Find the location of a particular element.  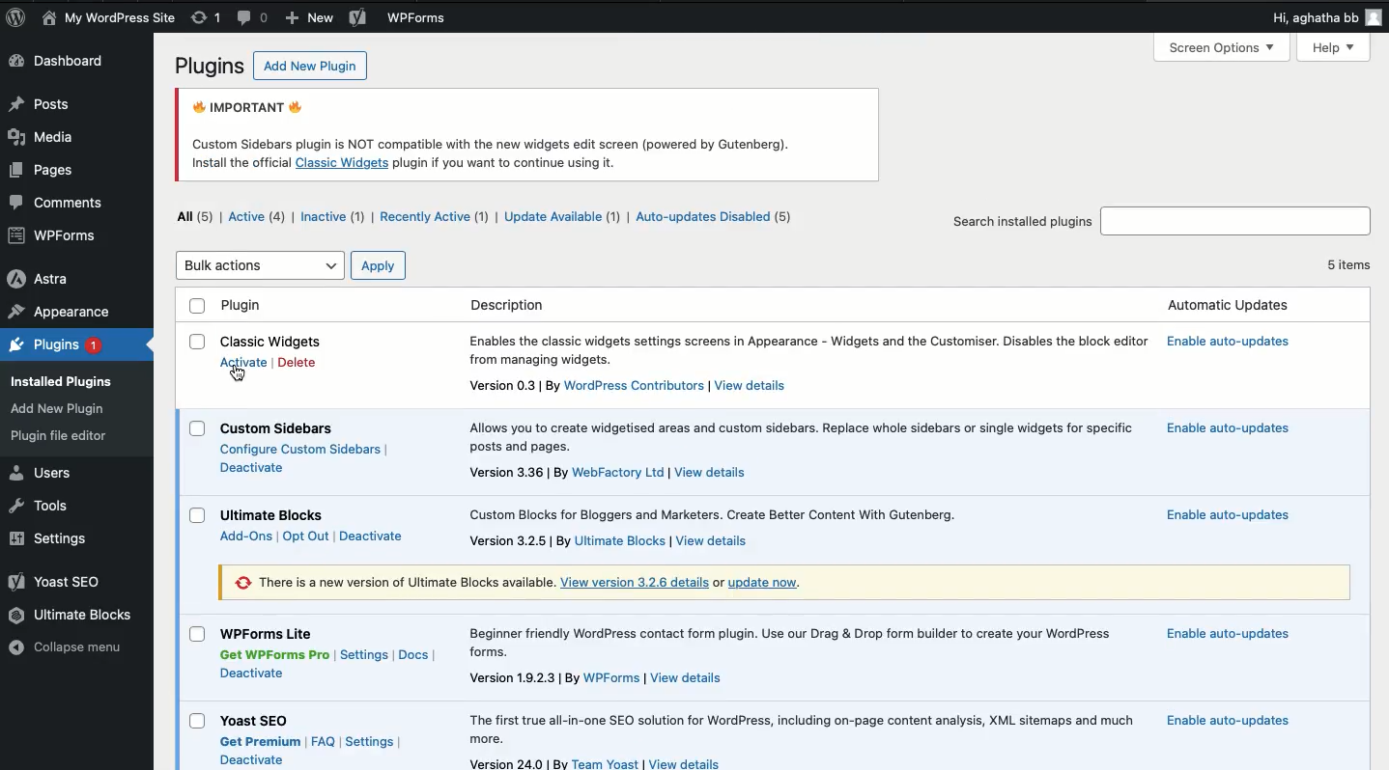

view details is located at coordinates (688, 762).